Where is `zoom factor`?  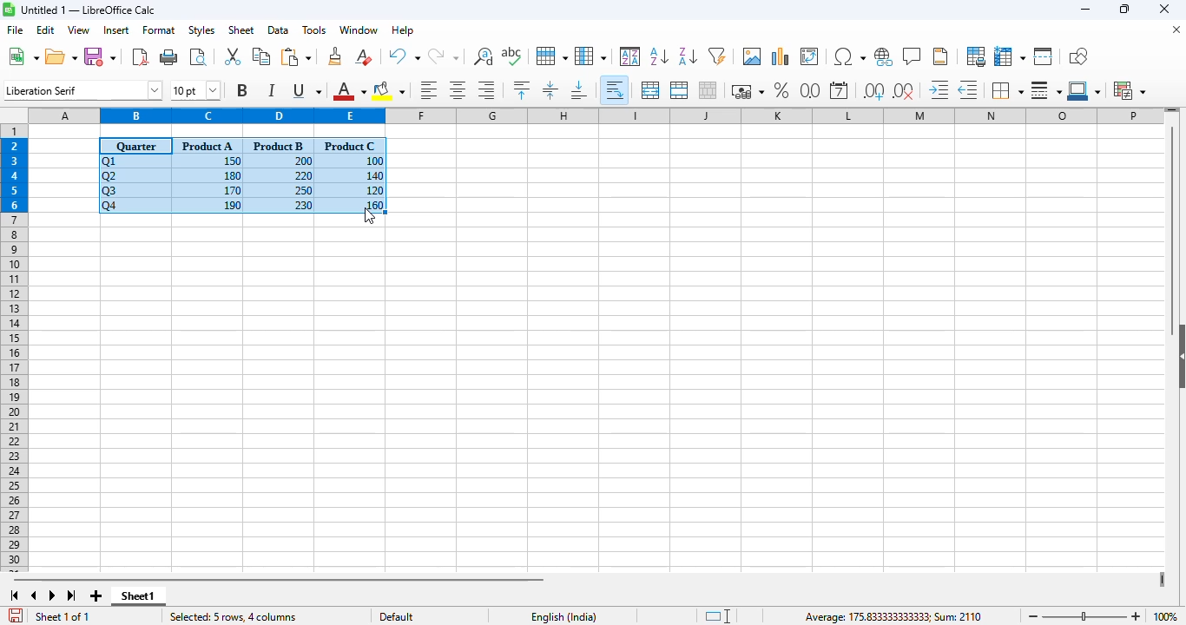 zoom factor is located at coordinates (1164, 616).